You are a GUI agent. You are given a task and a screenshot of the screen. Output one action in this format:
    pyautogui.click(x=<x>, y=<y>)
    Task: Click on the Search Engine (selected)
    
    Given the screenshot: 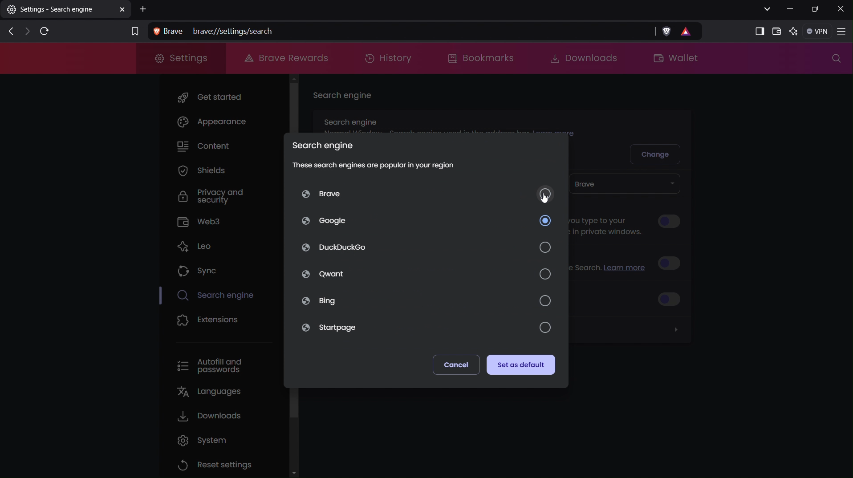 What is the action you would take?
    pyautogui.click(x=223, y=296)
    